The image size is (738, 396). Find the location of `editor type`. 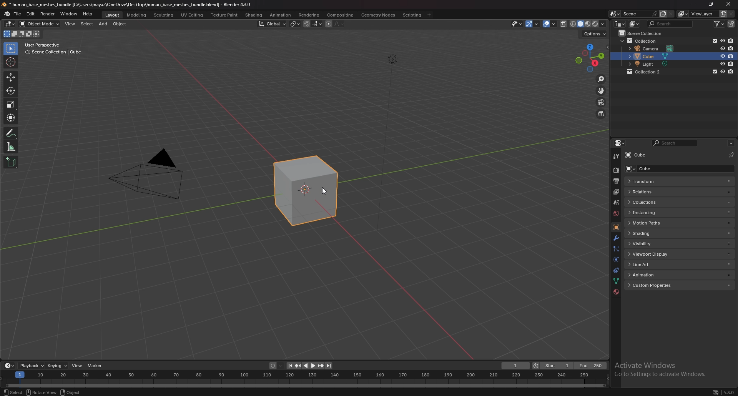

editor type is located at coordinates (11, 23).